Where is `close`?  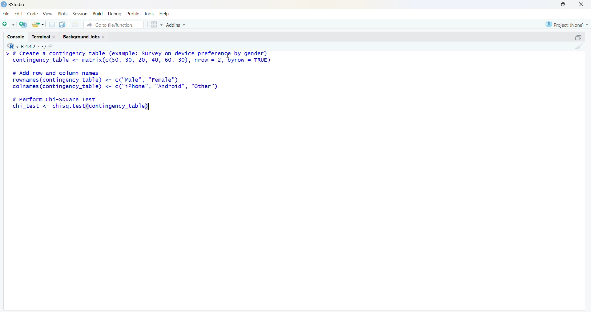
close is located at coordinates (582, 4).